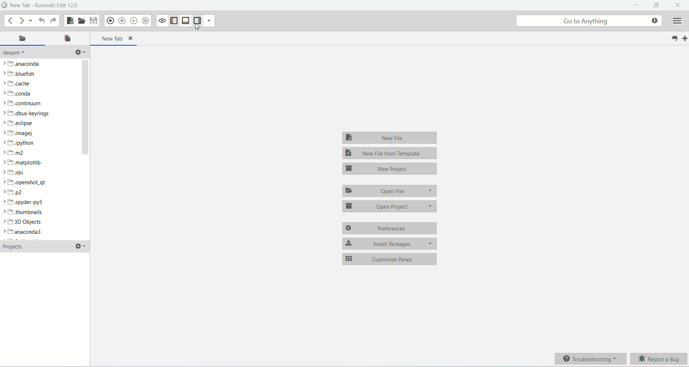 The height and width of the screenshot is (367, 689). What do you see at coordinates (27, 183) in the screenshot?
I see `openshot` at bounding box center [27, 183].